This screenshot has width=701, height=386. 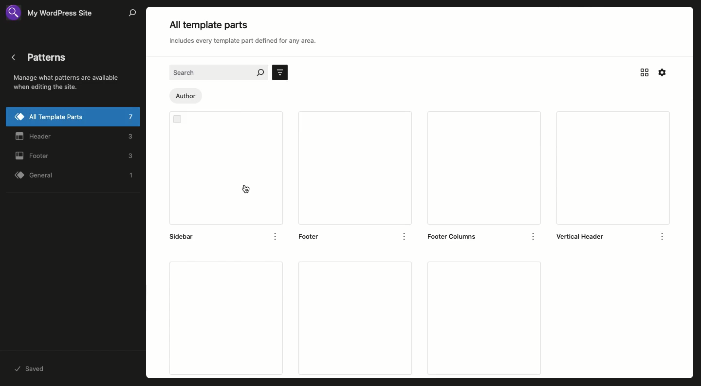 What do you see at coordinates (453, 236) in the screenshot?
I see `footer` at bounding box center [453, 236].